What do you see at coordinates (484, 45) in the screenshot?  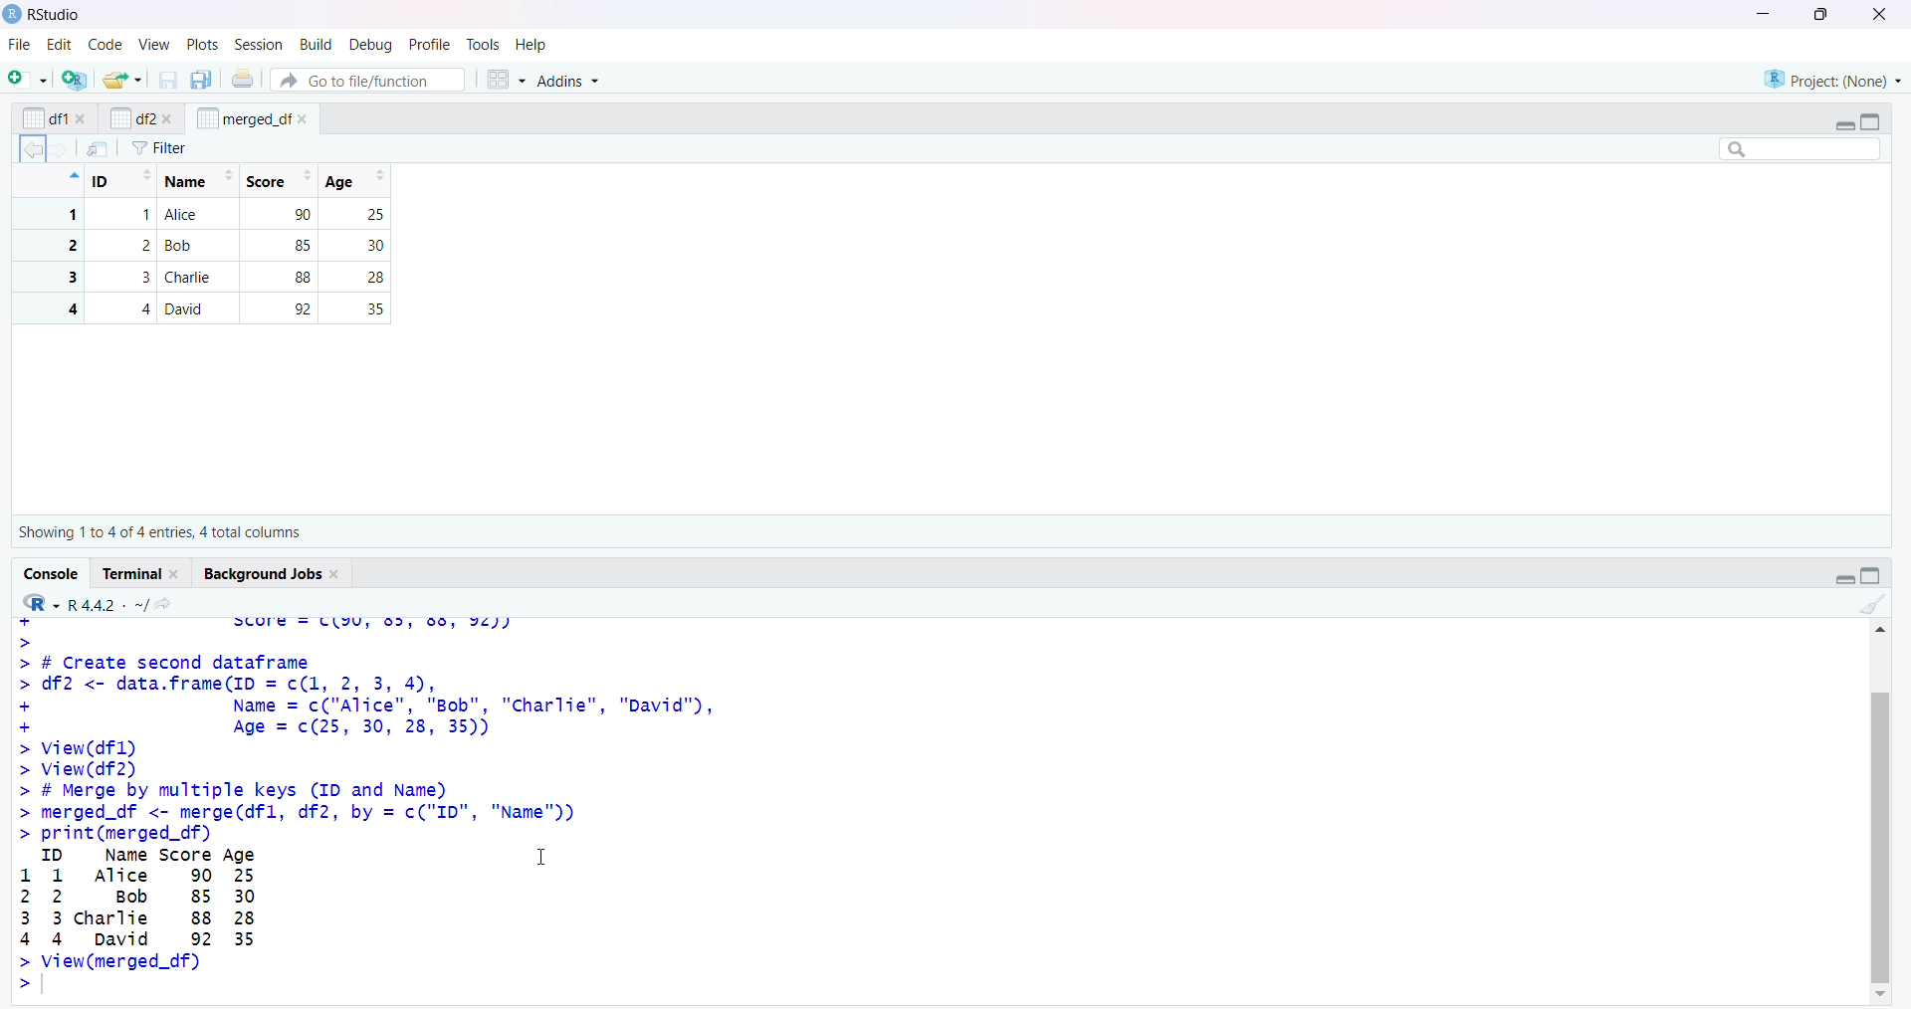 I see `tools` at bounding box center [484, 45].